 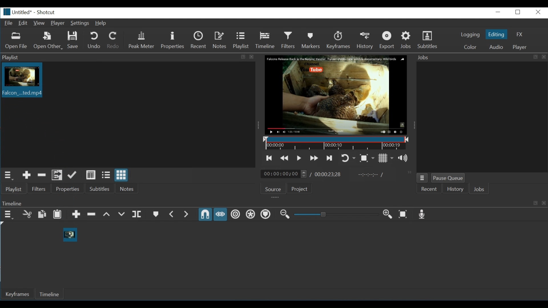 I want to click on Subtitles, so click(x=102, y=188).